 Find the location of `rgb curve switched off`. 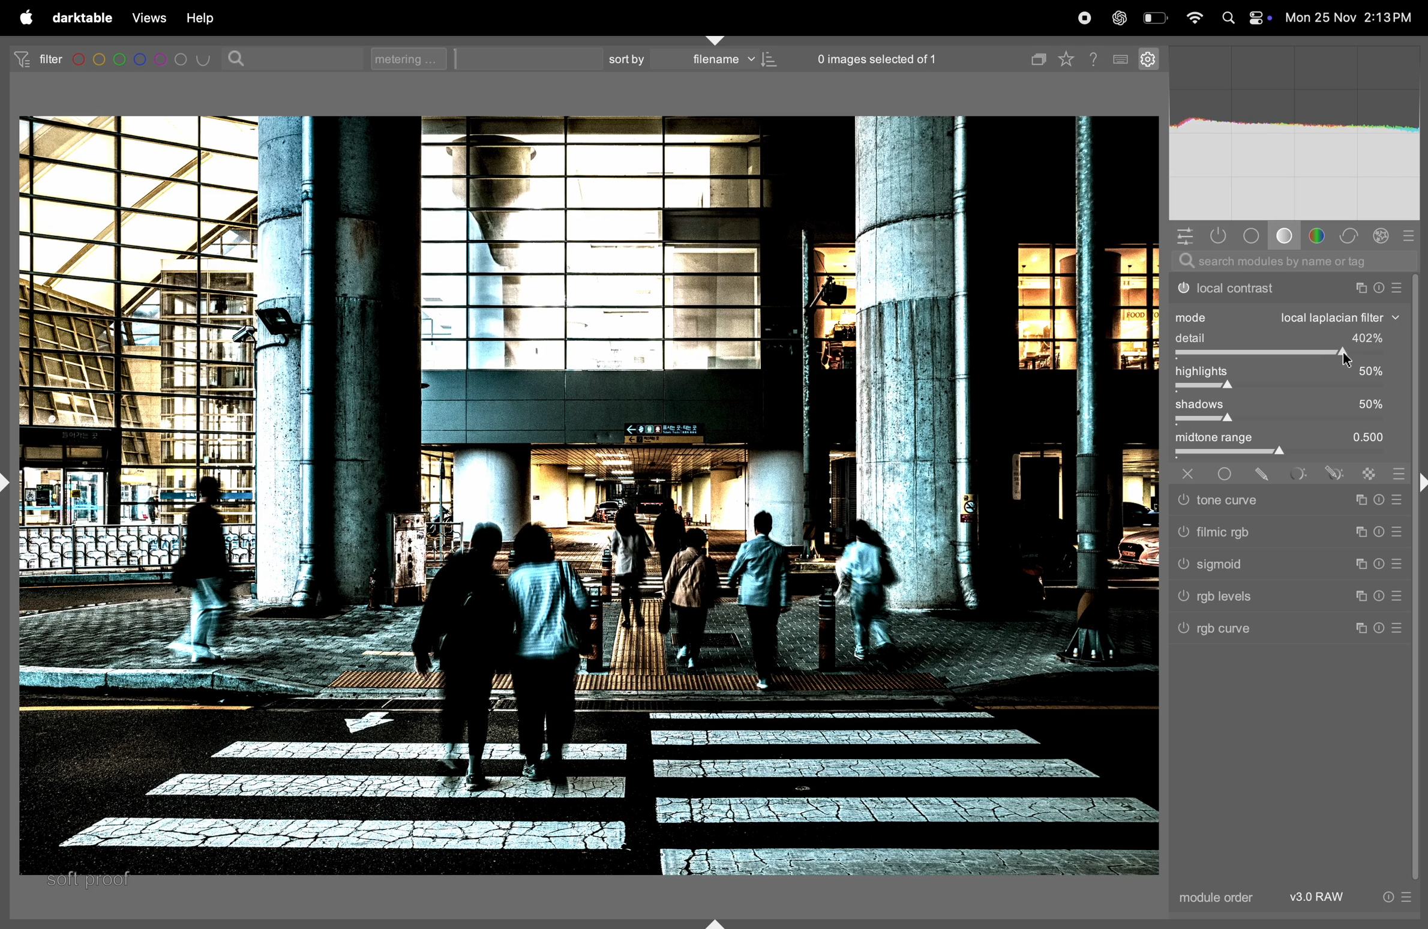

rgb curve switched off is located at coordinates (1185, 630).